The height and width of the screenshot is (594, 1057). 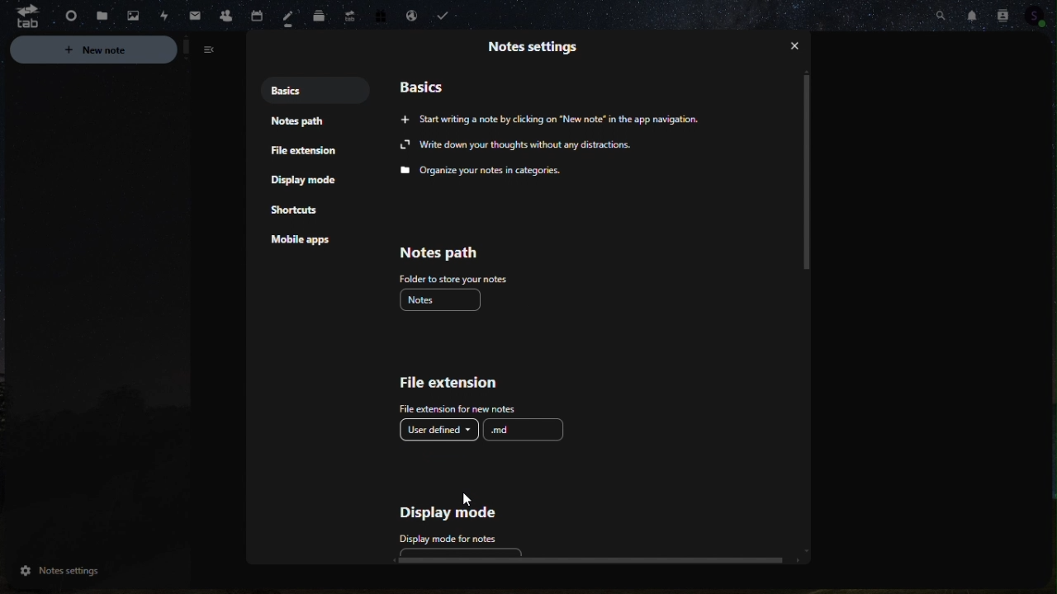 I want to click on email handling, so click(x=408, y=14).